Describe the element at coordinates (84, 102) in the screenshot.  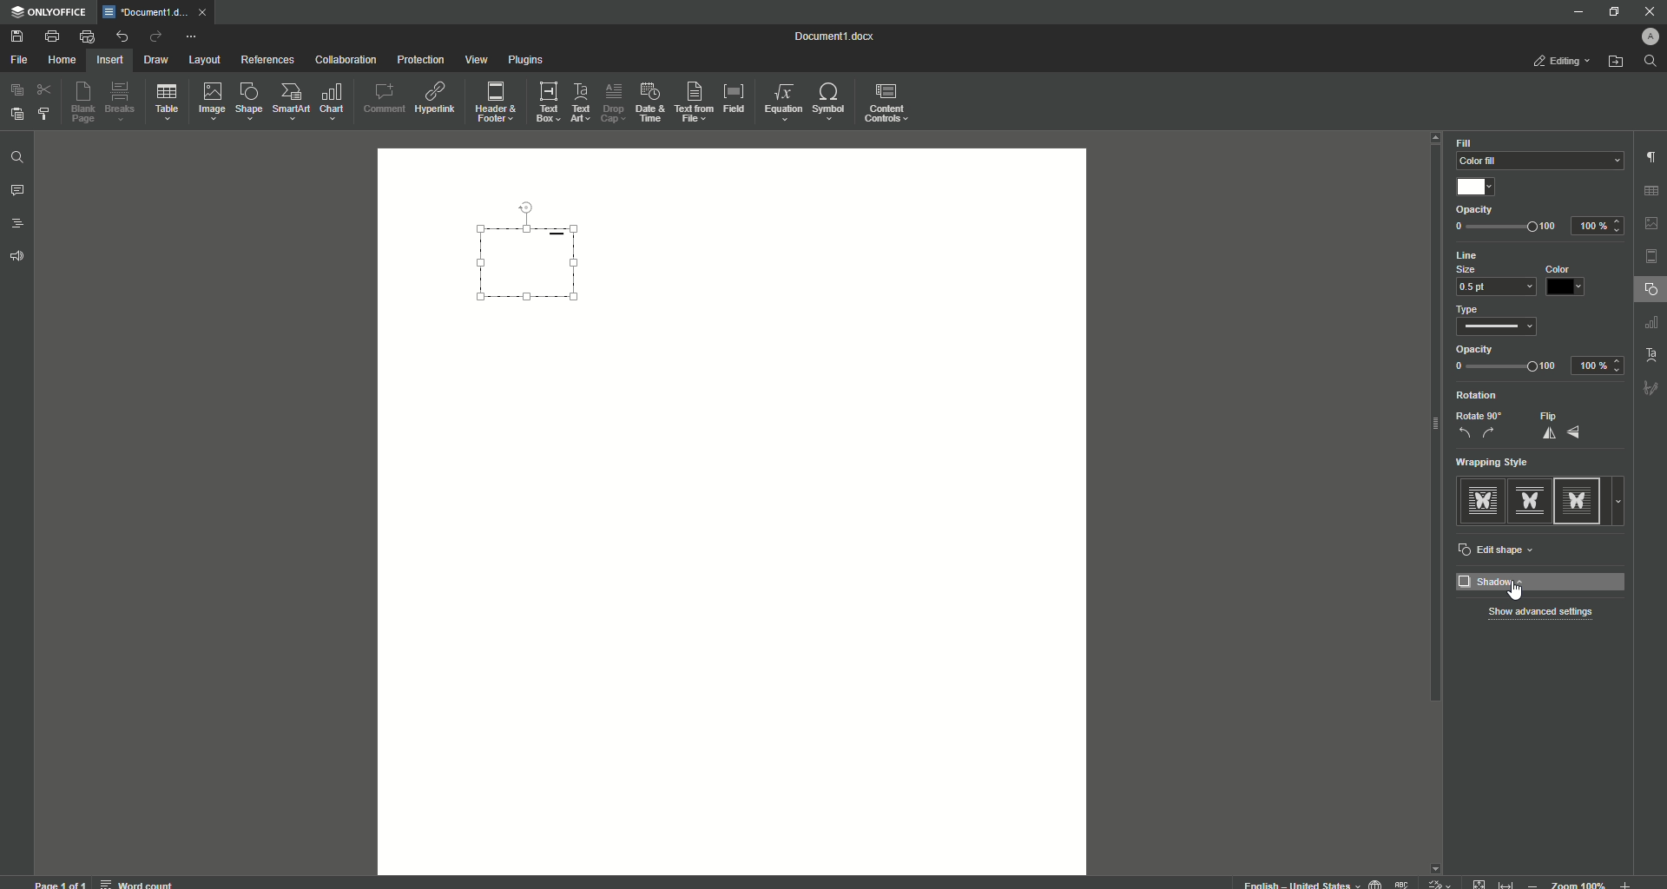
I see `Blank Page` at that location.